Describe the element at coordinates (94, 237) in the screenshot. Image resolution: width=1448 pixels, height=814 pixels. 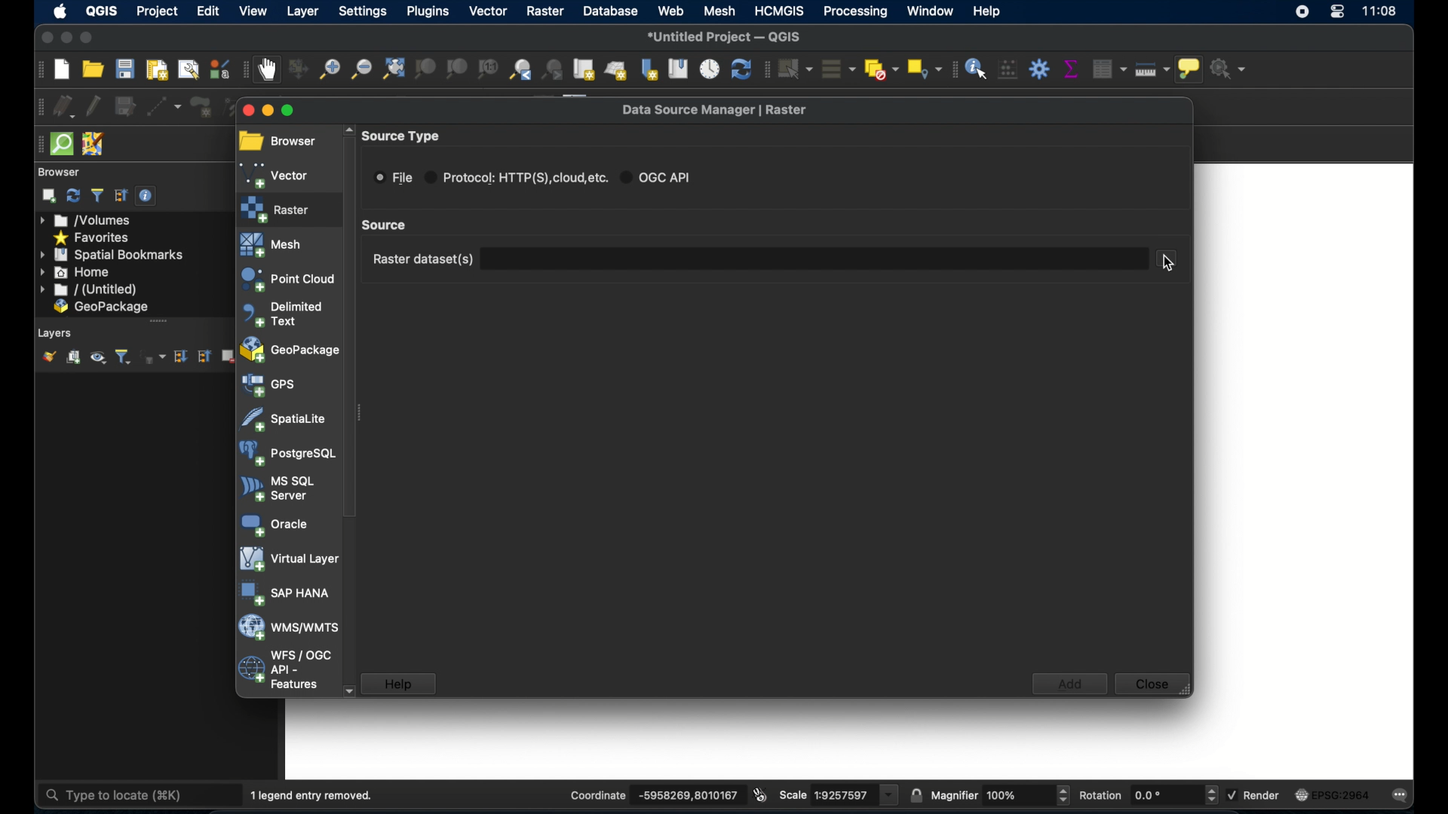
I see `favorites` at that location.